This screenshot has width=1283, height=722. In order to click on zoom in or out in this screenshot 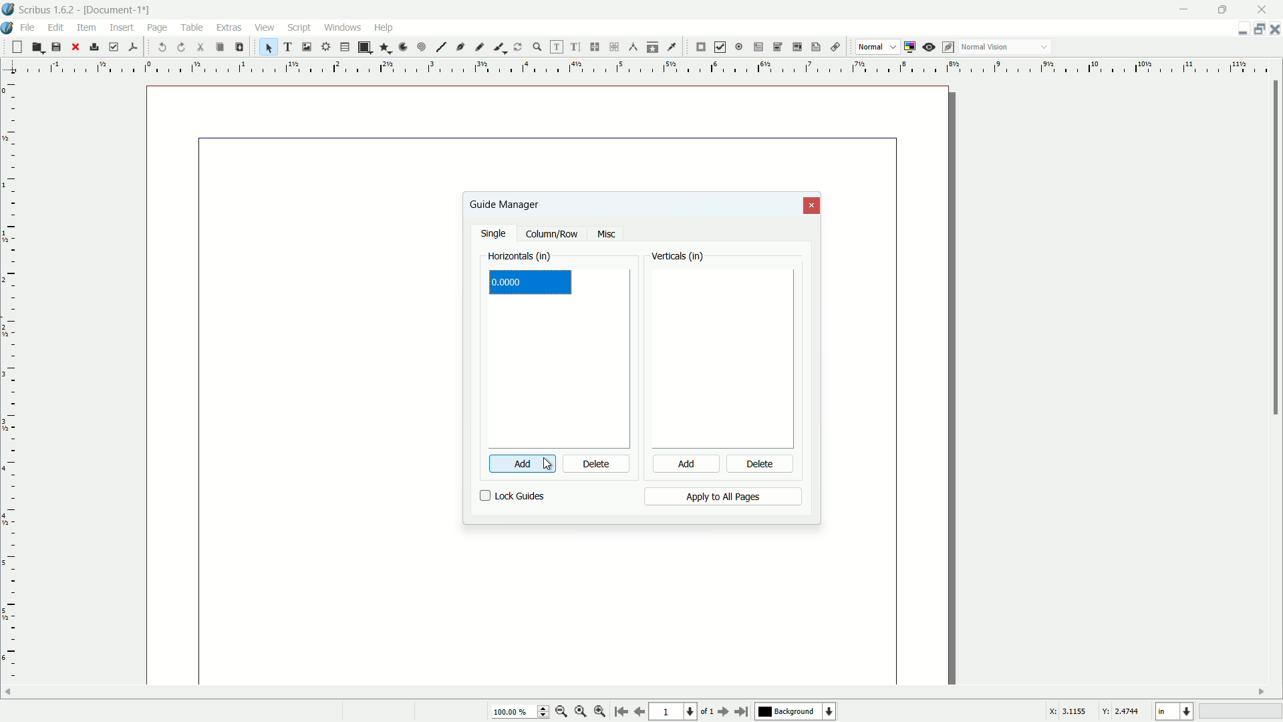, I will do `click(537, 46)`.